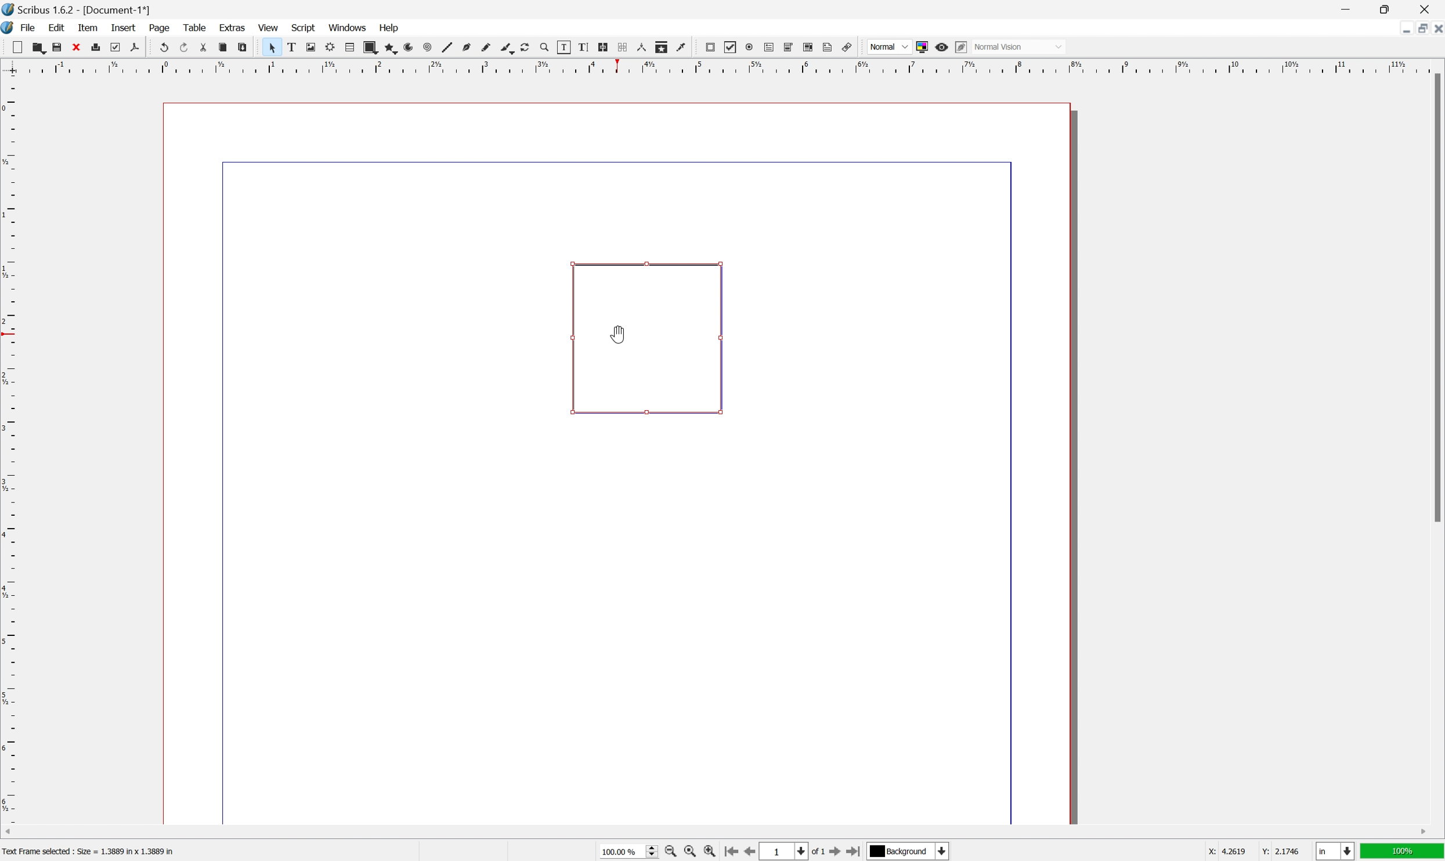 This screenshot has height=861, width=1445. Describe the element at coordinates (267, 27) in the screenshot. I see `view` at that location.